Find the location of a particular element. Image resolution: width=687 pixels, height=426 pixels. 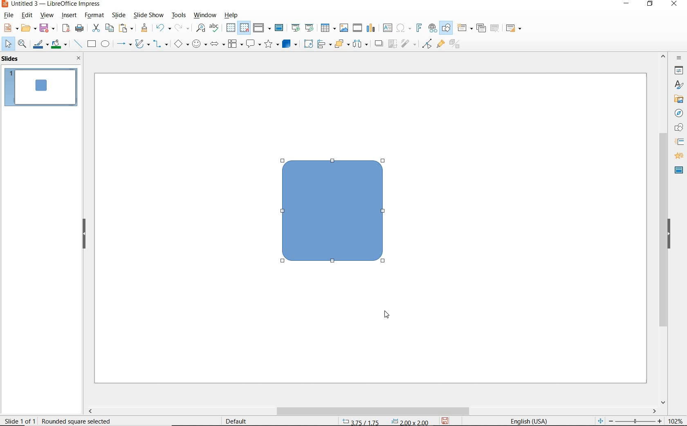

insert image is located at coordinates (344, 28).